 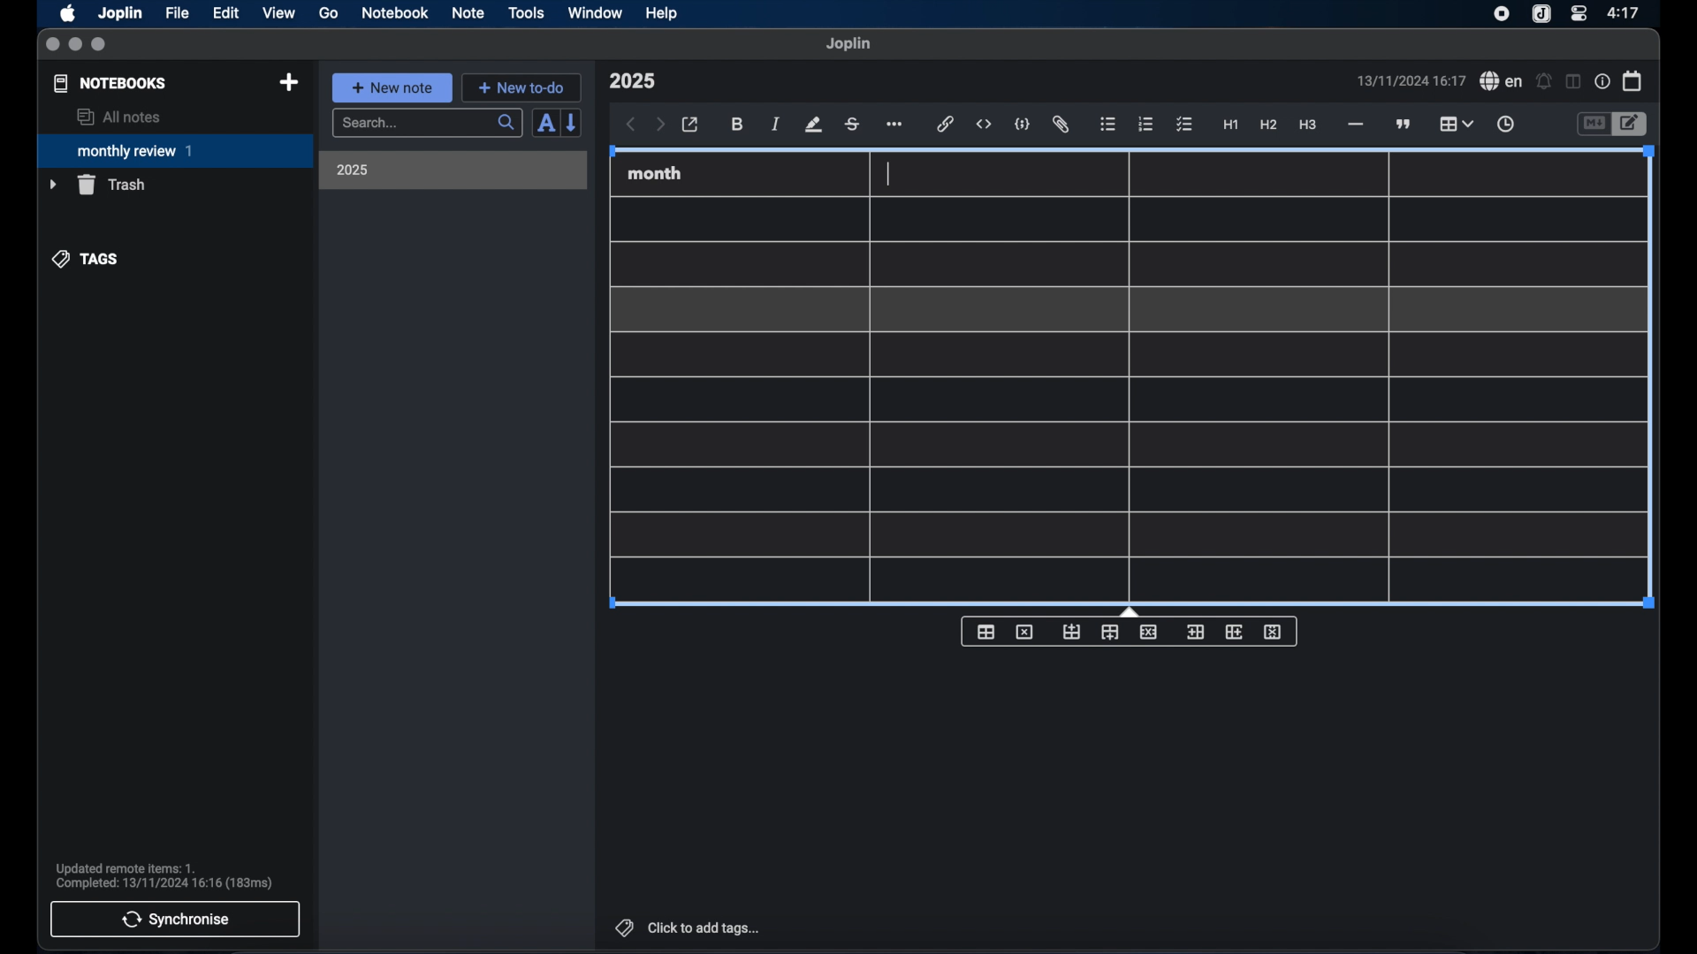 I want to click on open in external editor, so click(x=691, y=125).